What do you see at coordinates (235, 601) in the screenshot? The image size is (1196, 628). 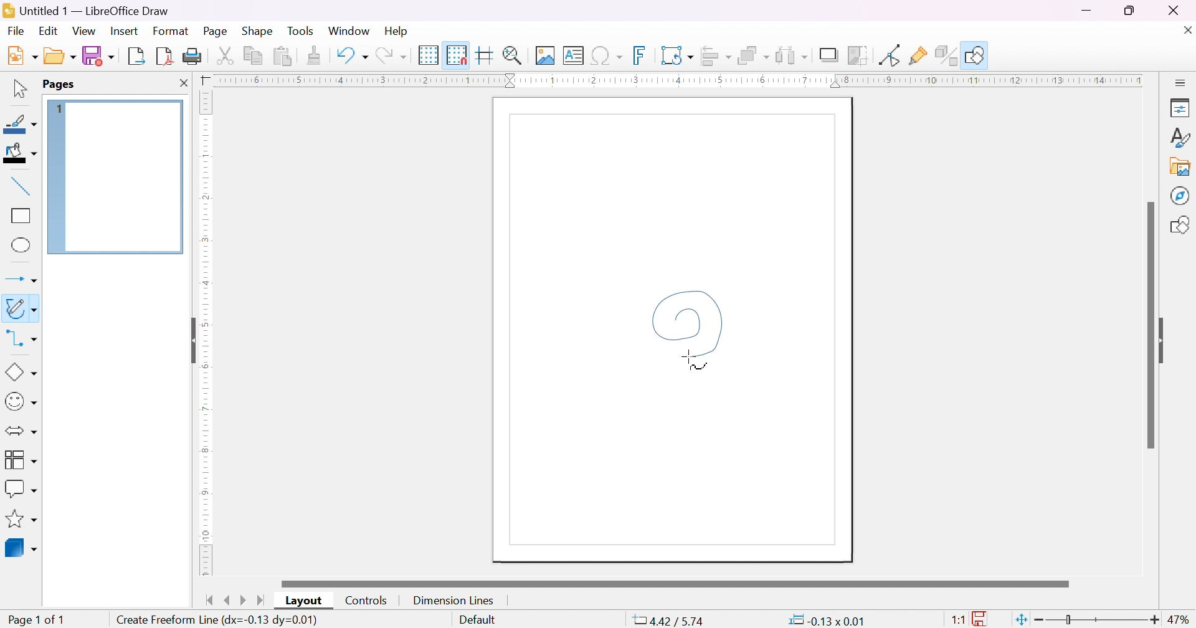 I see `next/previous` at bounding box center [235, 601].